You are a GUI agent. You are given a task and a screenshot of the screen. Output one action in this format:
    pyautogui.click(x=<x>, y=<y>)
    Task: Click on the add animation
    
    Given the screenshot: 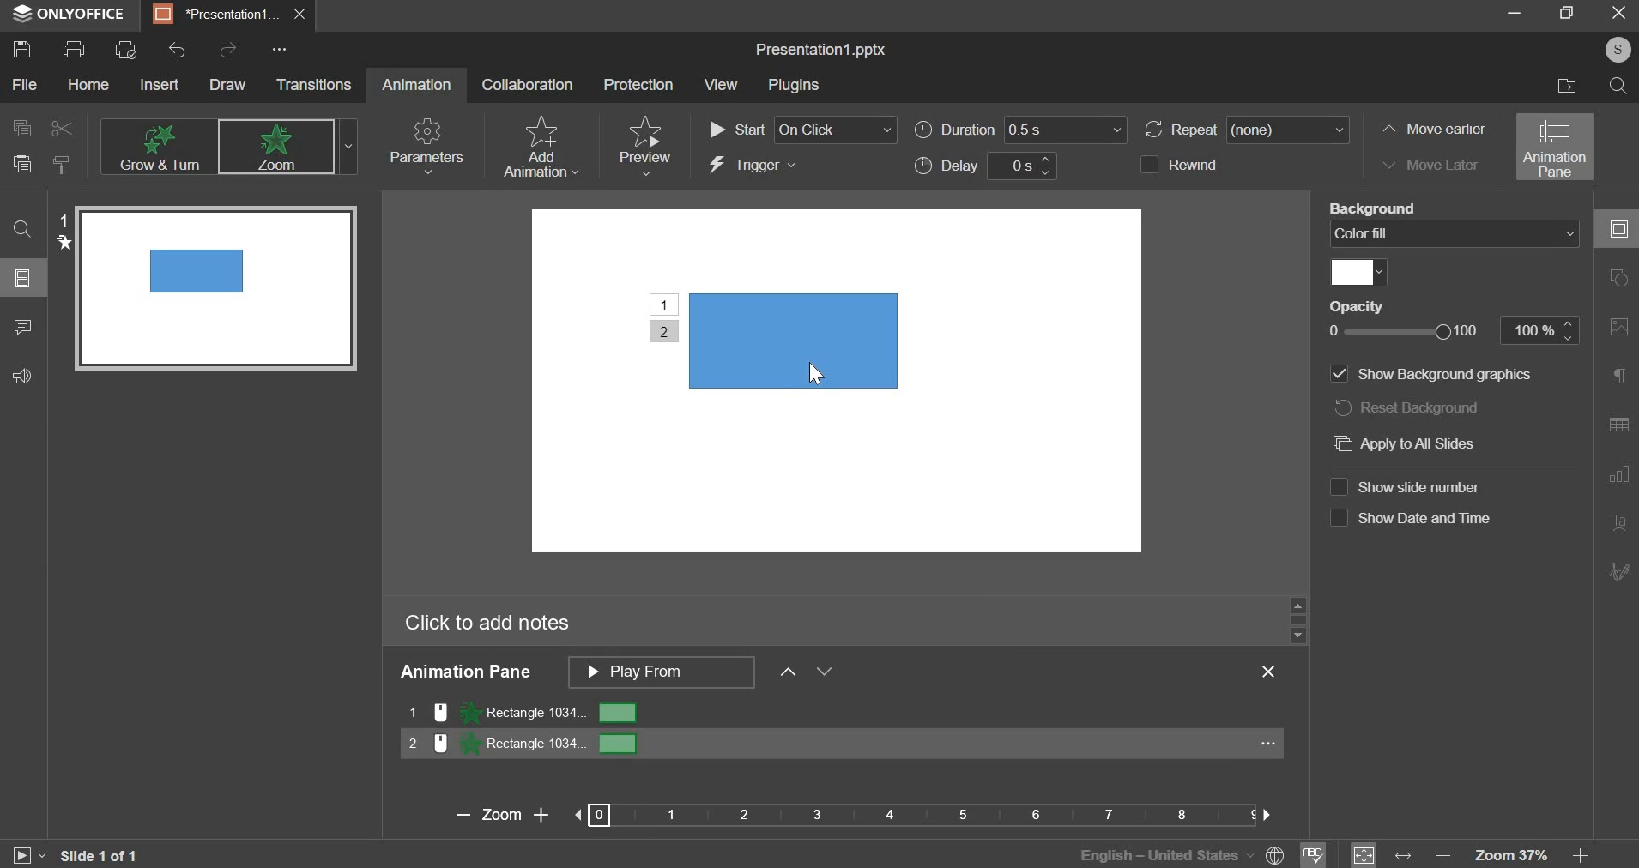 What is the action you would take?
    pyautogui.click(x=544, y=146)
    